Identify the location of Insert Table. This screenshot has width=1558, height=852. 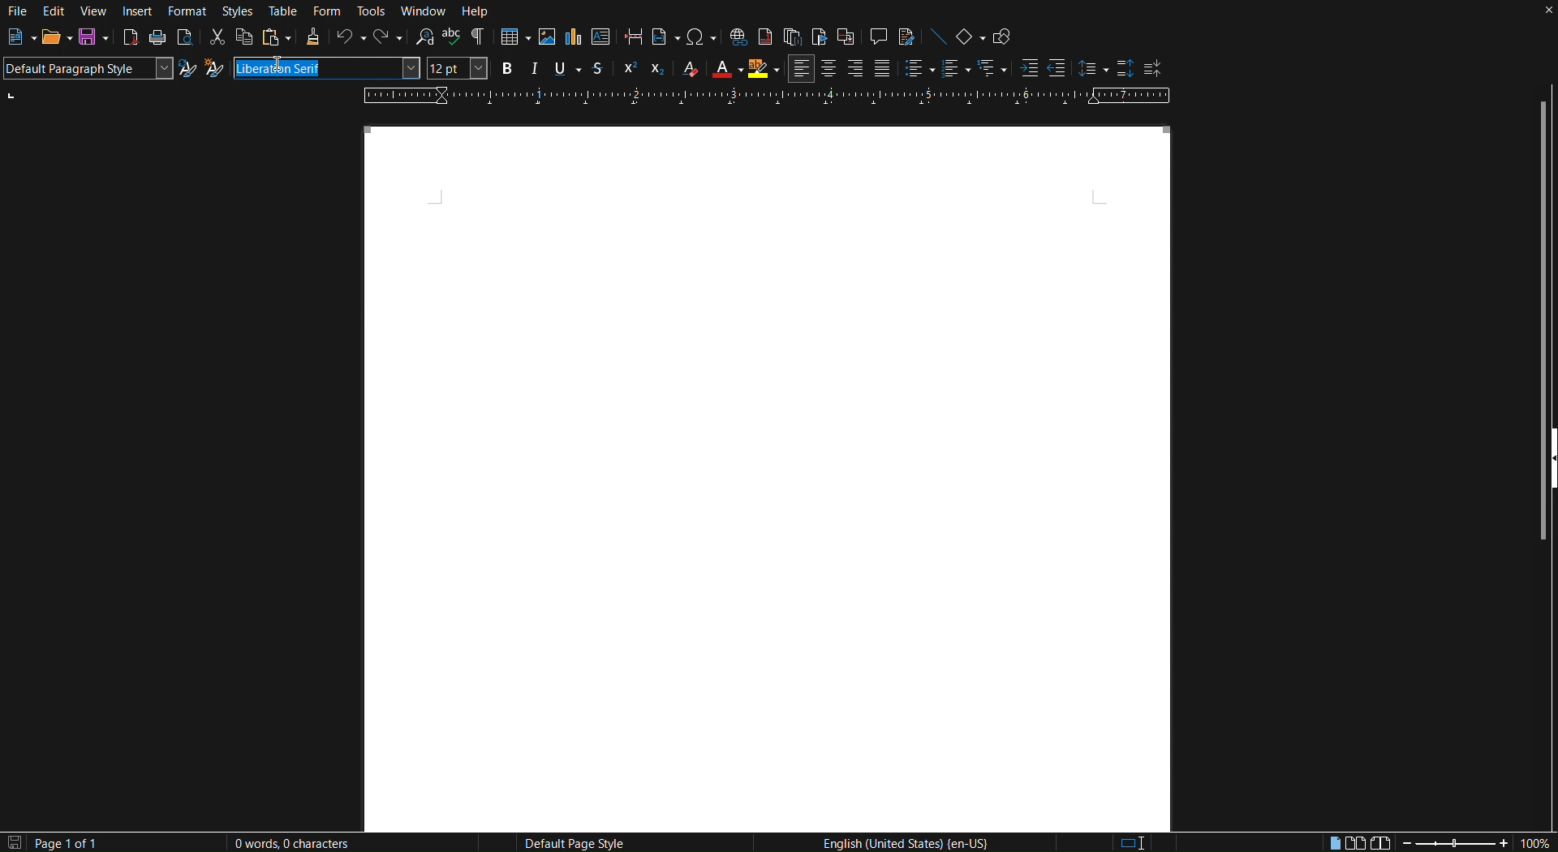
(514, 37).